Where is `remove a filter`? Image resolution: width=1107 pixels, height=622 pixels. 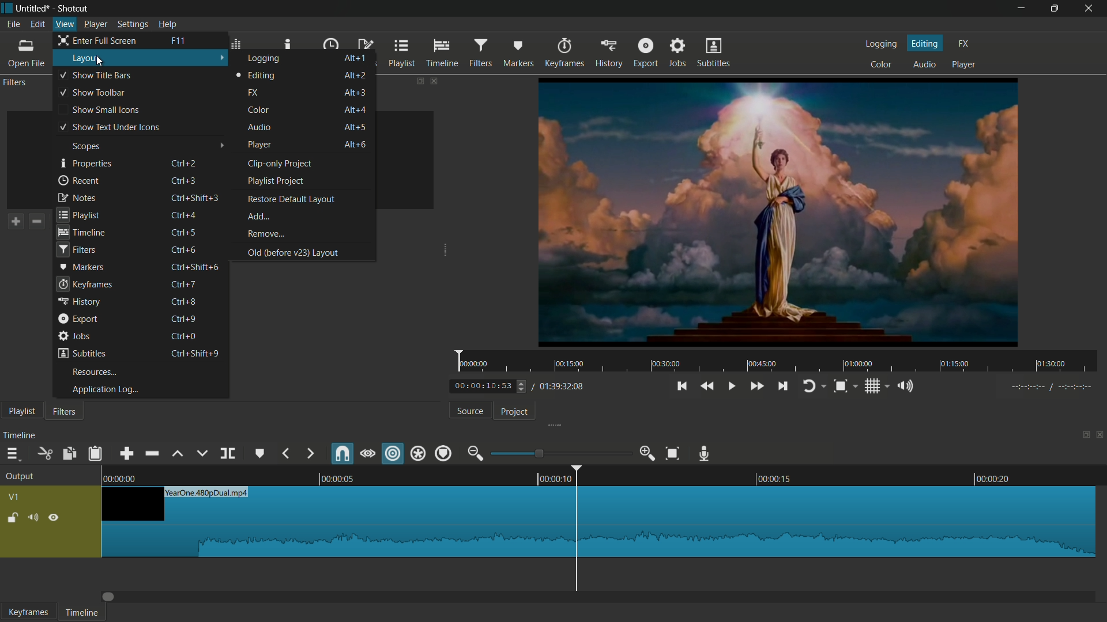
remove a filter is located at coordinates (36, 222).